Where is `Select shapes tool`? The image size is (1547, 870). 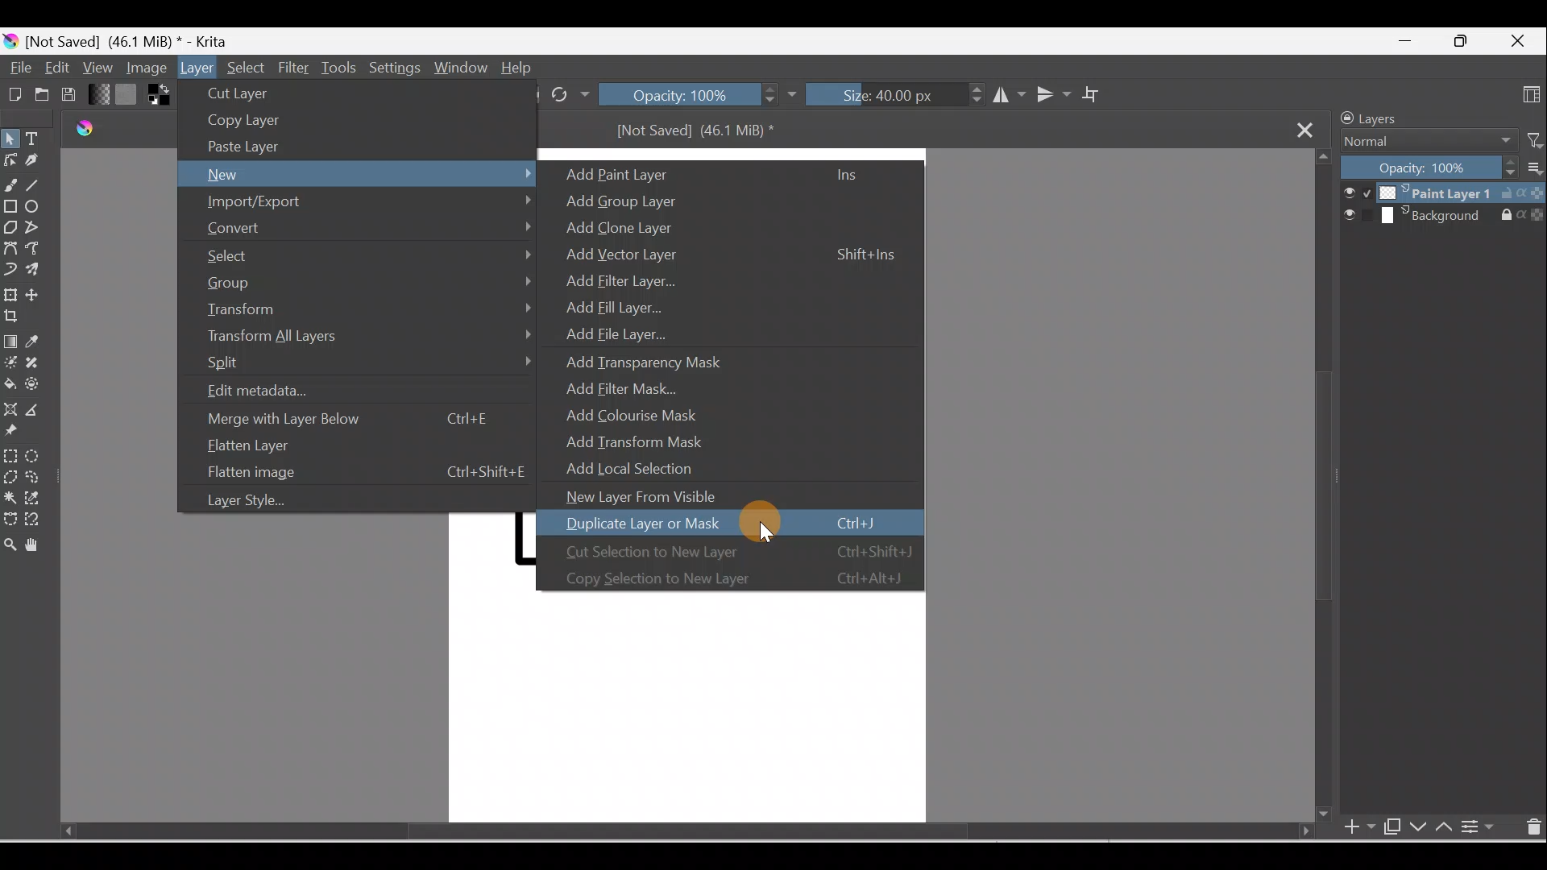
Select shapes tool is located at coordinates (13, 138).